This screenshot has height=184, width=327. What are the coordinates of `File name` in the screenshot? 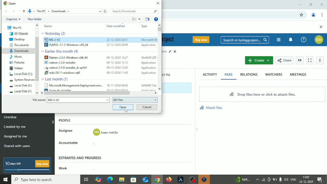 It's located at (78, 100).